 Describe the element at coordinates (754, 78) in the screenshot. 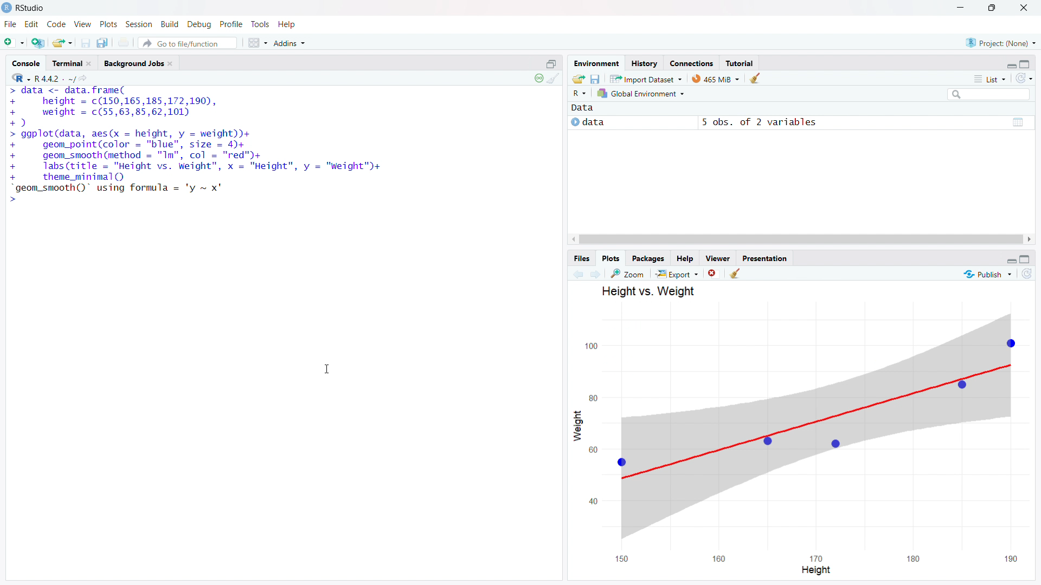

I see `clear objects from the workspace` at that location.